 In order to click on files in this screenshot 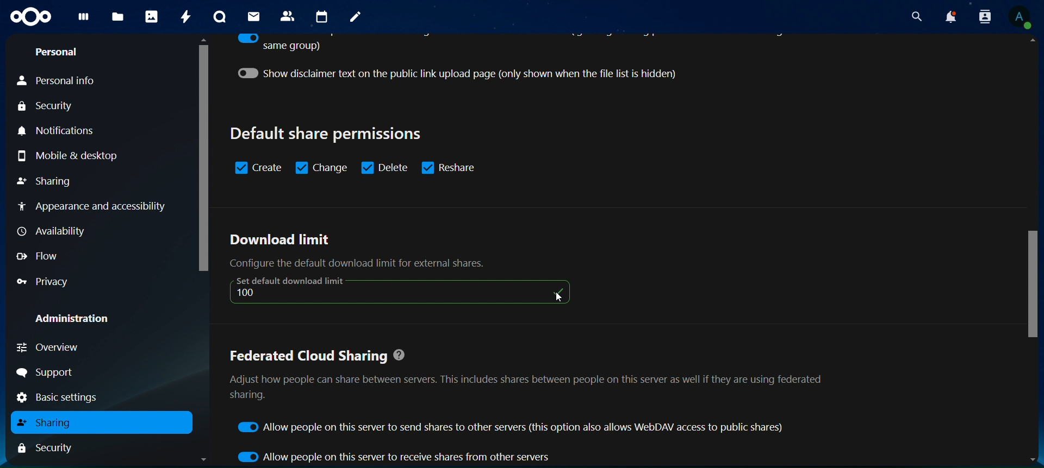, I will do `click(119, 18)`.